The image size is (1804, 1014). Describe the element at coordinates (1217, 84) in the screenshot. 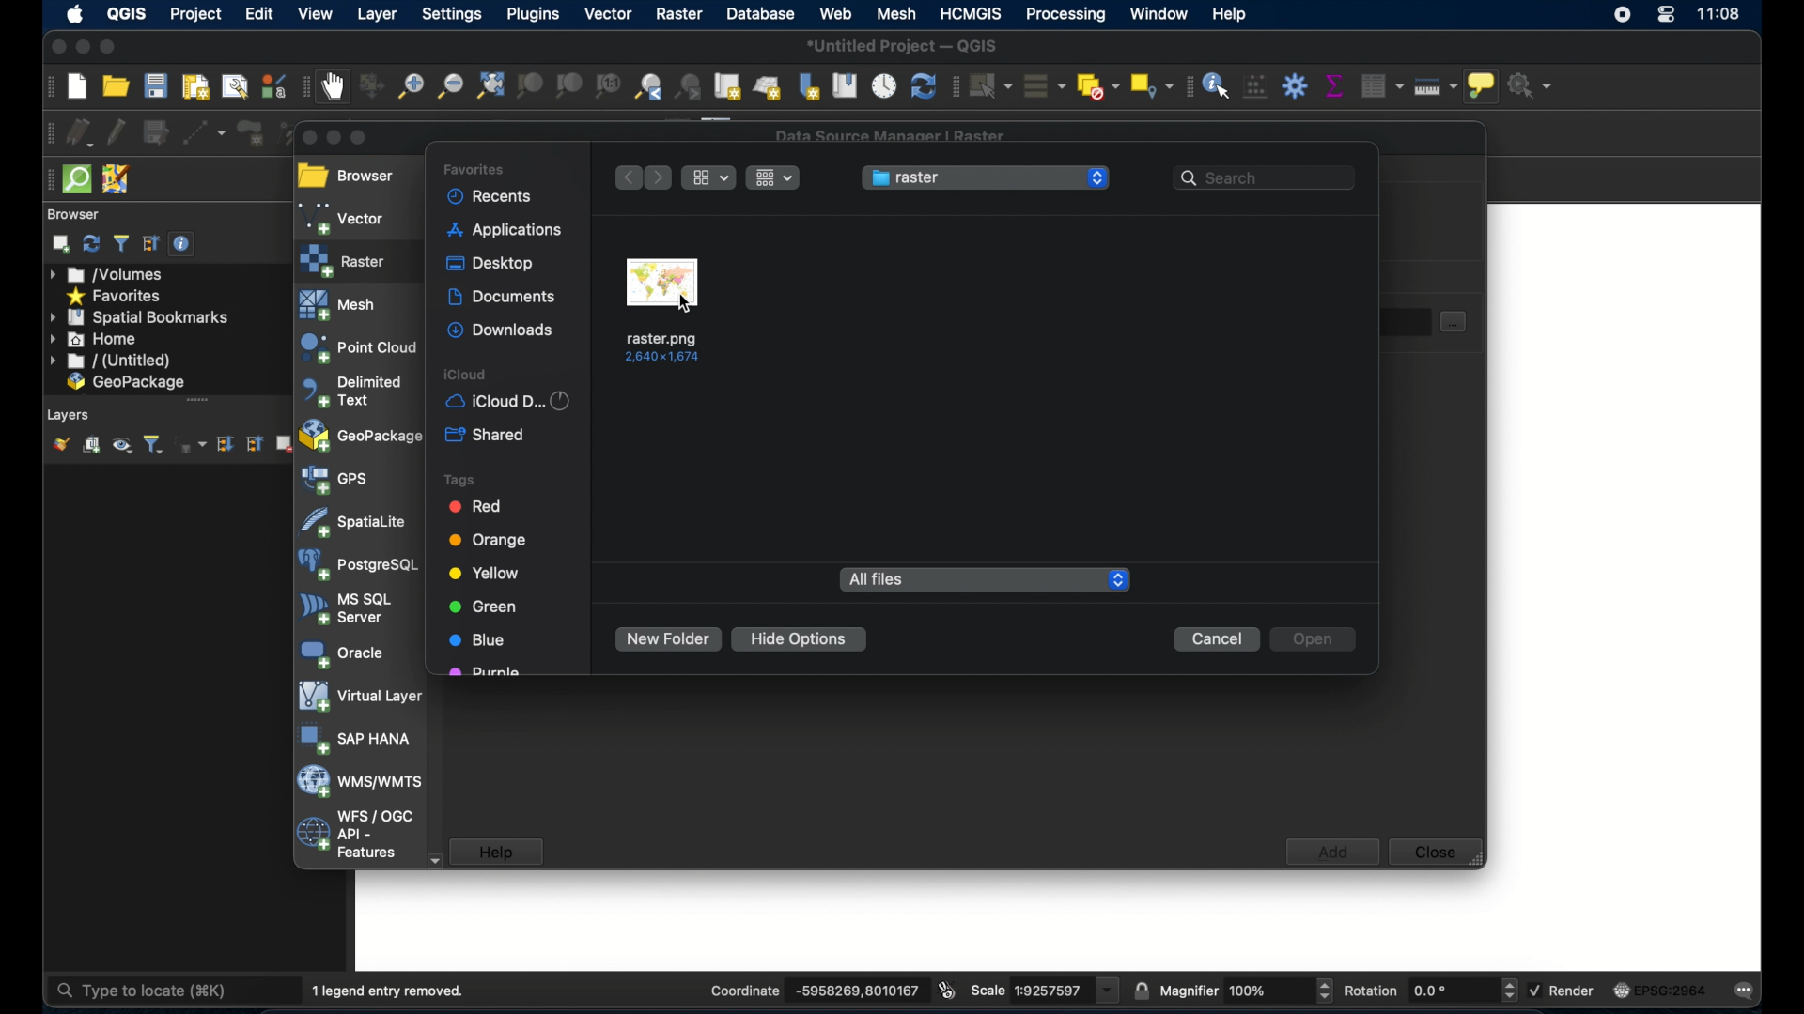

I see `identify features` at that location.